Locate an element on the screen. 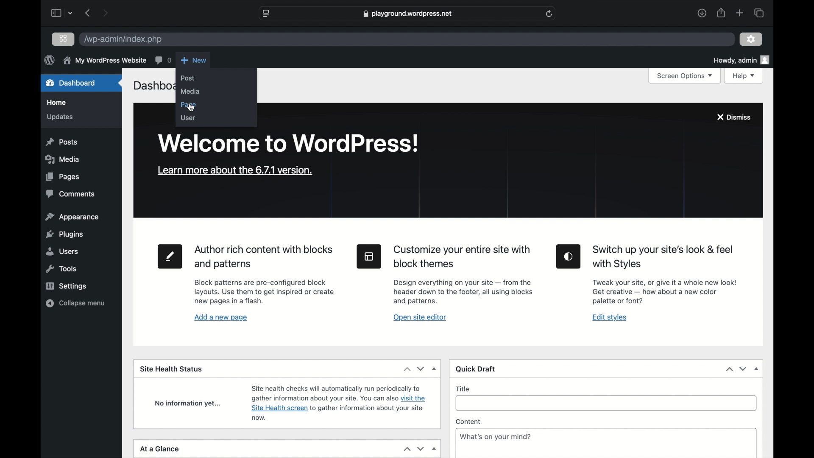 This screenshot has height=458, width=814. dropdown is located at coordinates (71, 13).